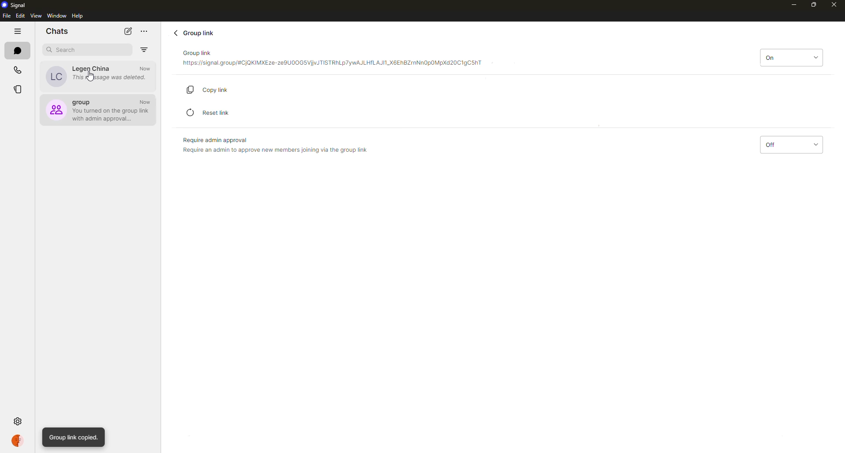  What do you see at coordinates (18, 70) in the screenshot?
I see `calls` at bounding box center [18, 70].